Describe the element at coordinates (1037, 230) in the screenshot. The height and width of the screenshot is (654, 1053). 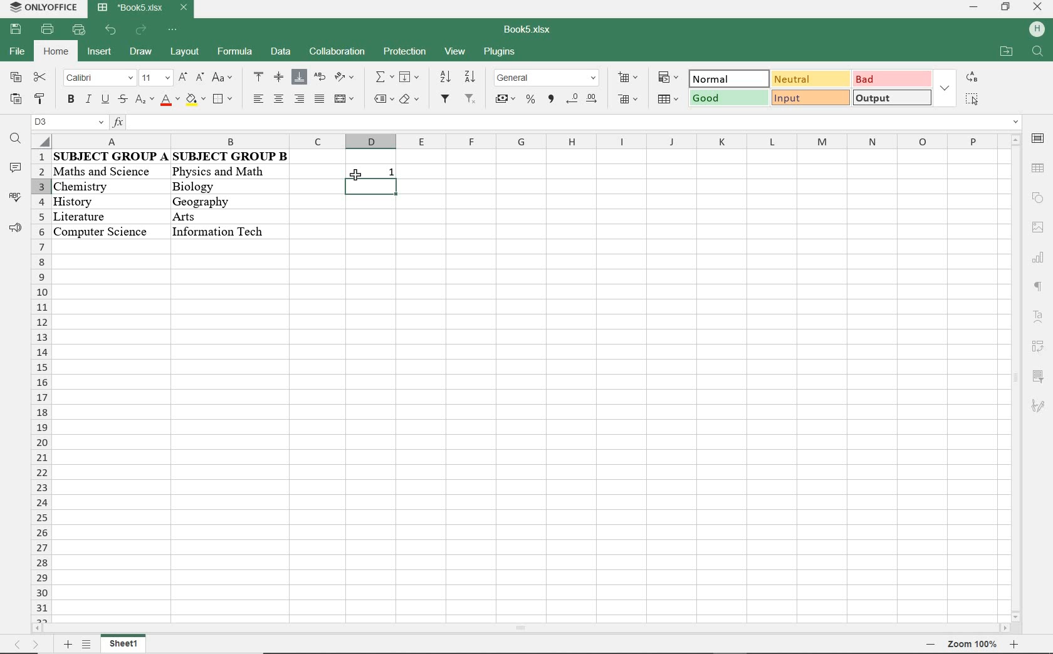
I see `sign` at that location.